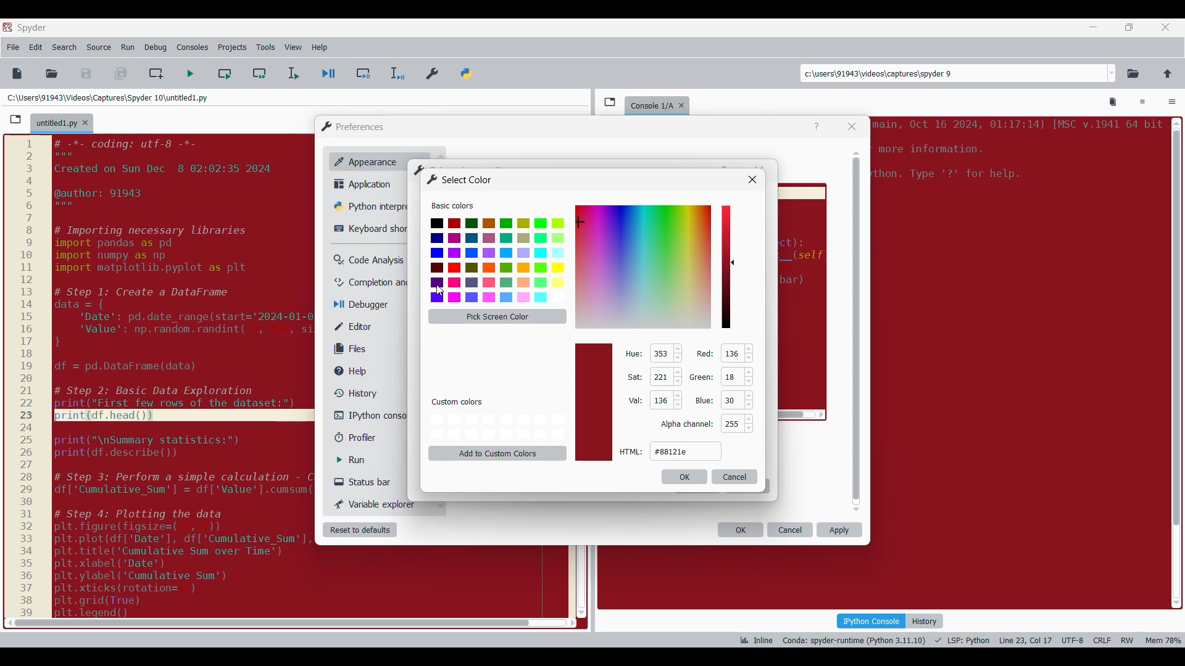  I want to click on Close tab, so click(85, 123).